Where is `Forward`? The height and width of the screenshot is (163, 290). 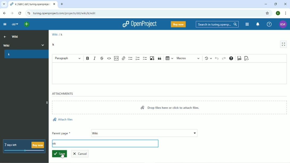 Forward is located at coordinates (12, 13).